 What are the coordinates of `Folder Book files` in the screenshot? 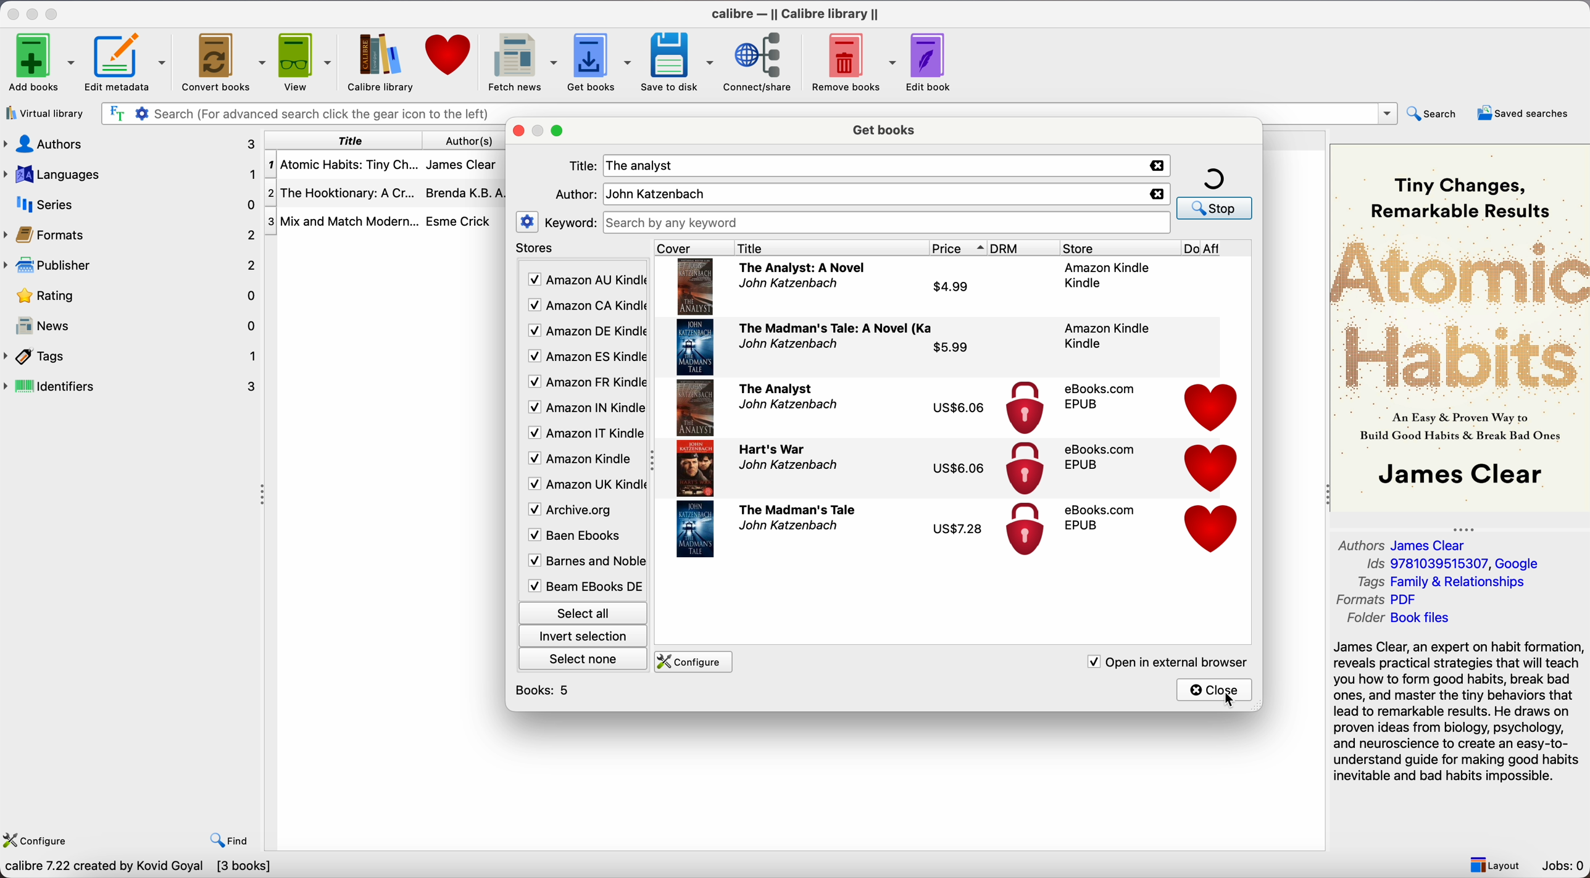 It's located at (1394, 619).